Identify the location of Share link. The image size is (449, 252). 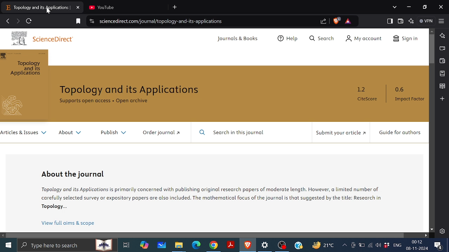
(324, 22).